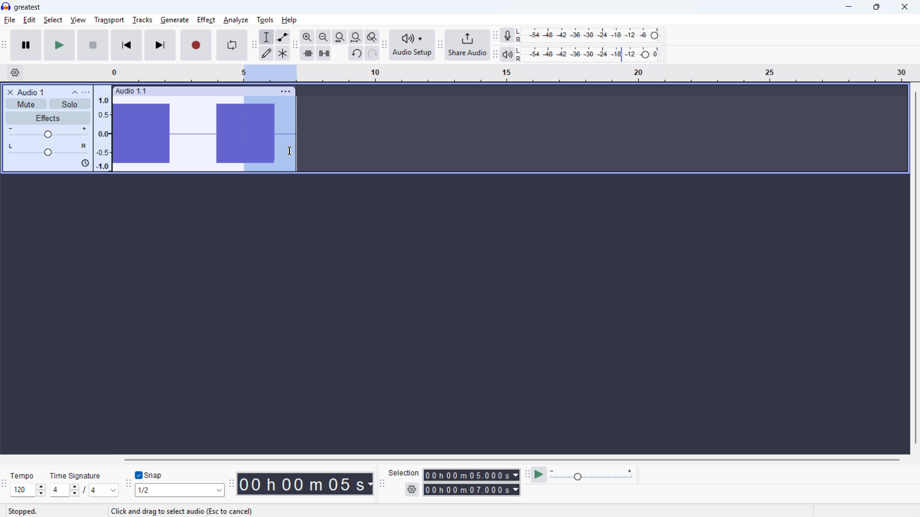  I want to click on Toggle snap , so click(150, 475).